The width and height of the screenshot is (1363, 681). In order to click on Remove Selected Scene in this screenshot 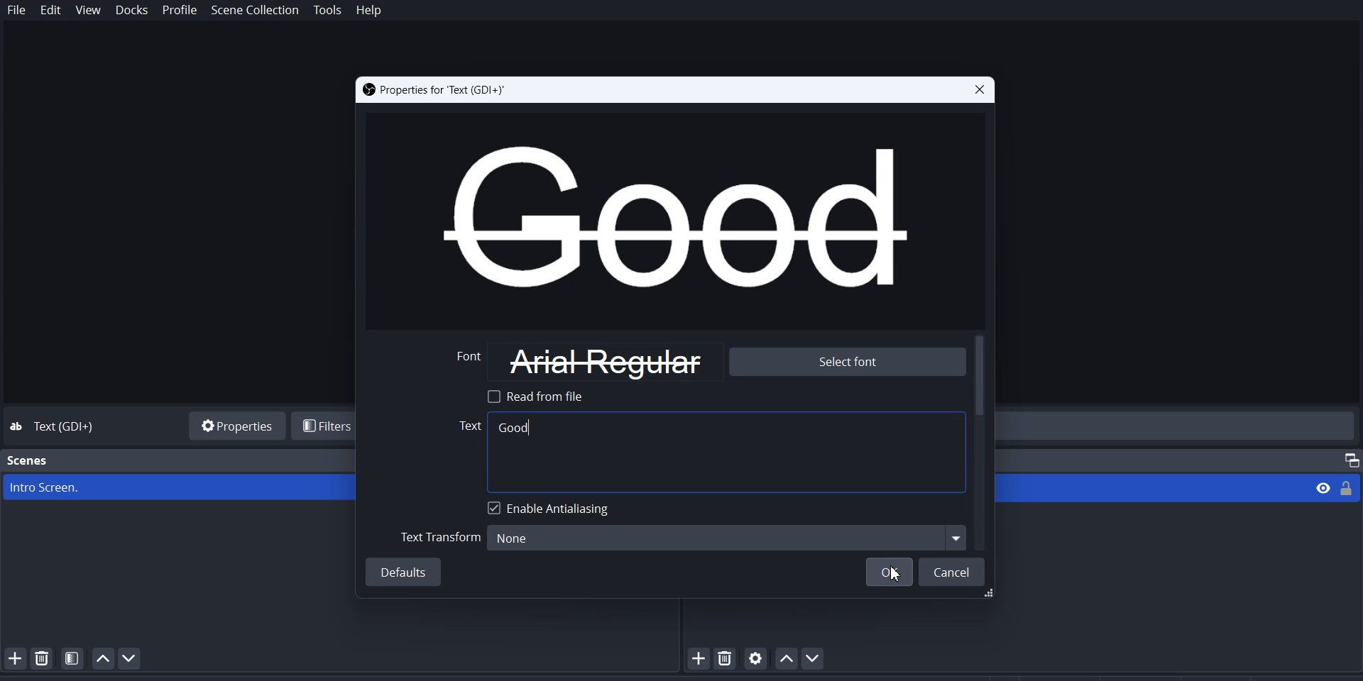, I will do `click(43, 658)`.